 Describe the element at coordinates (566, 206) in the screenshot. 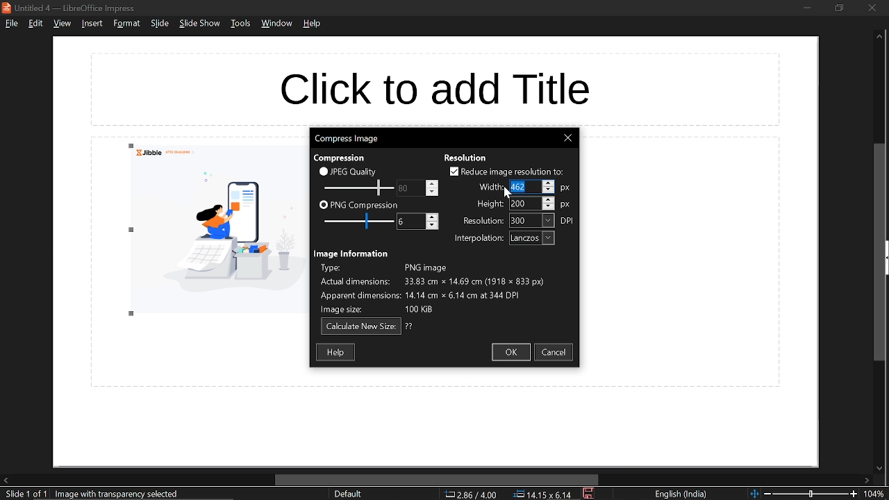

I see `height unit: px` at that location.